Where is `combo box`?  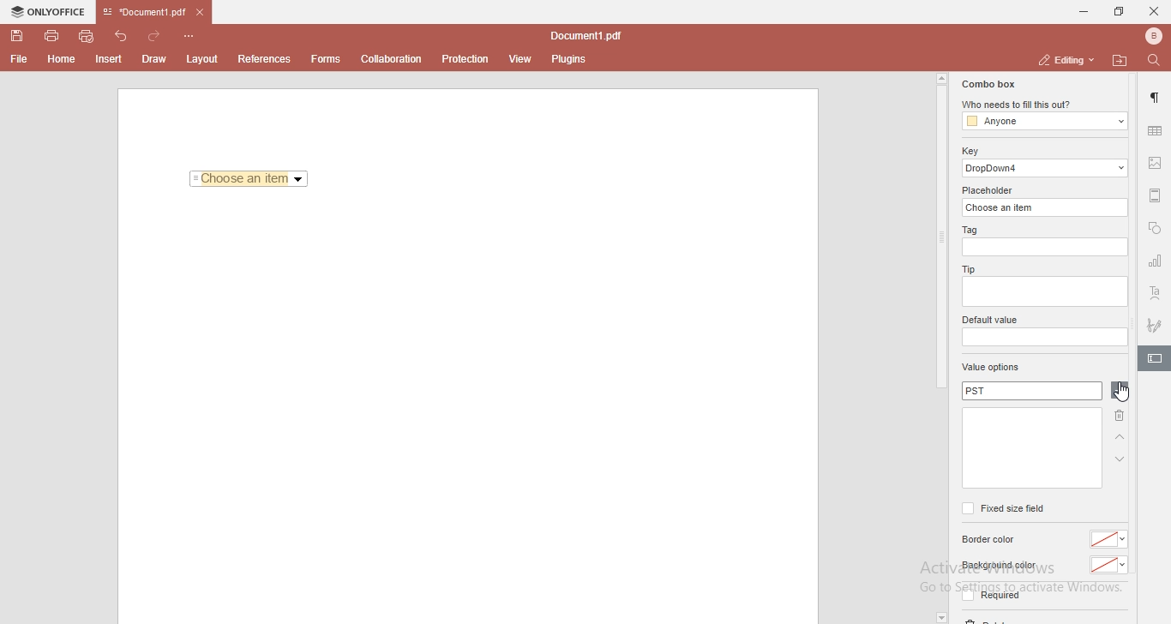
combo box is located at coordinates (987, 84).